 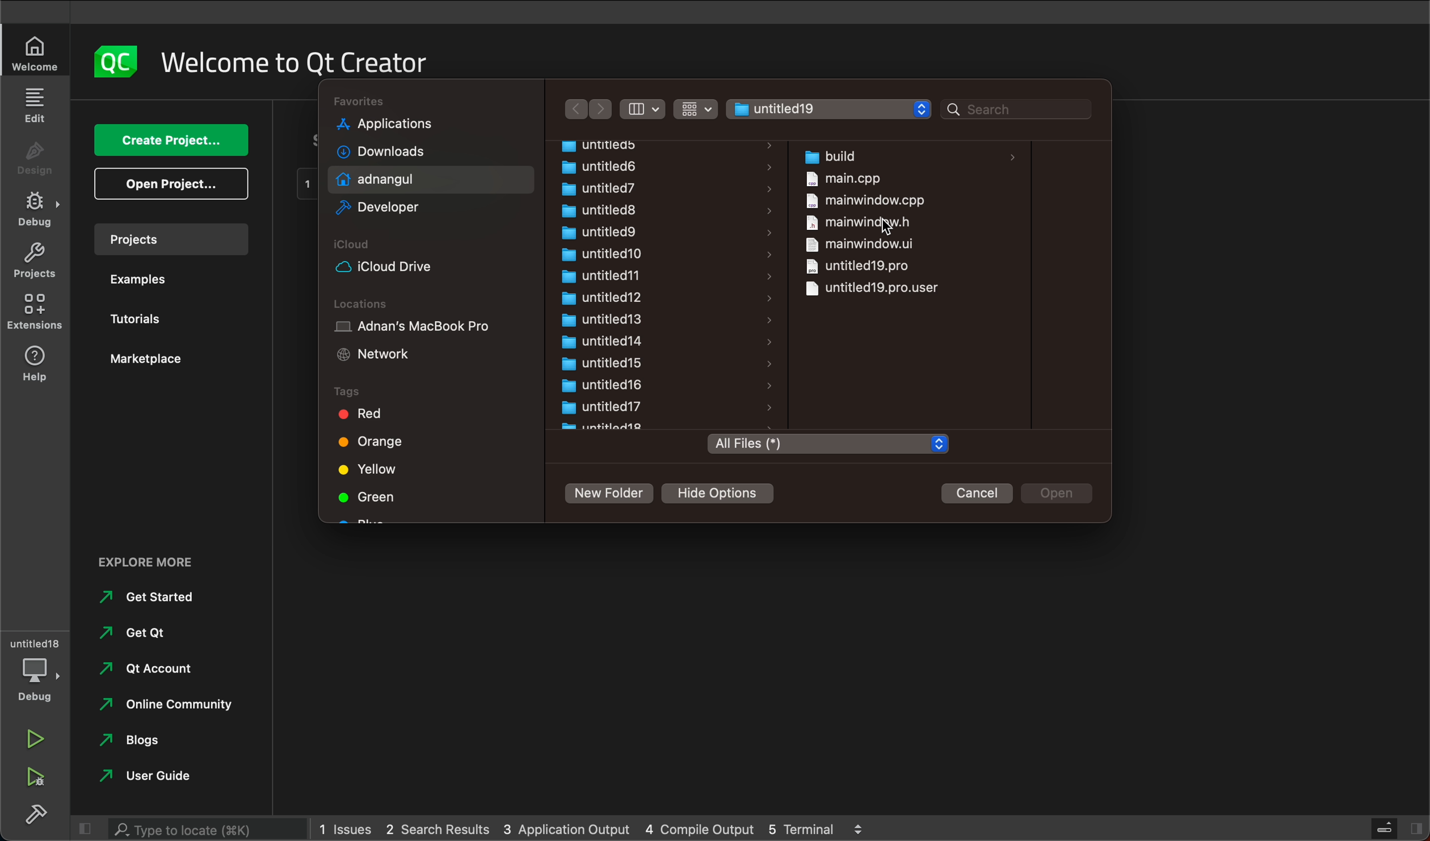 What do you see at coordinates (876, 288) in the screenshot?
I see `untitled19pro` at bounding box center [876, 288].